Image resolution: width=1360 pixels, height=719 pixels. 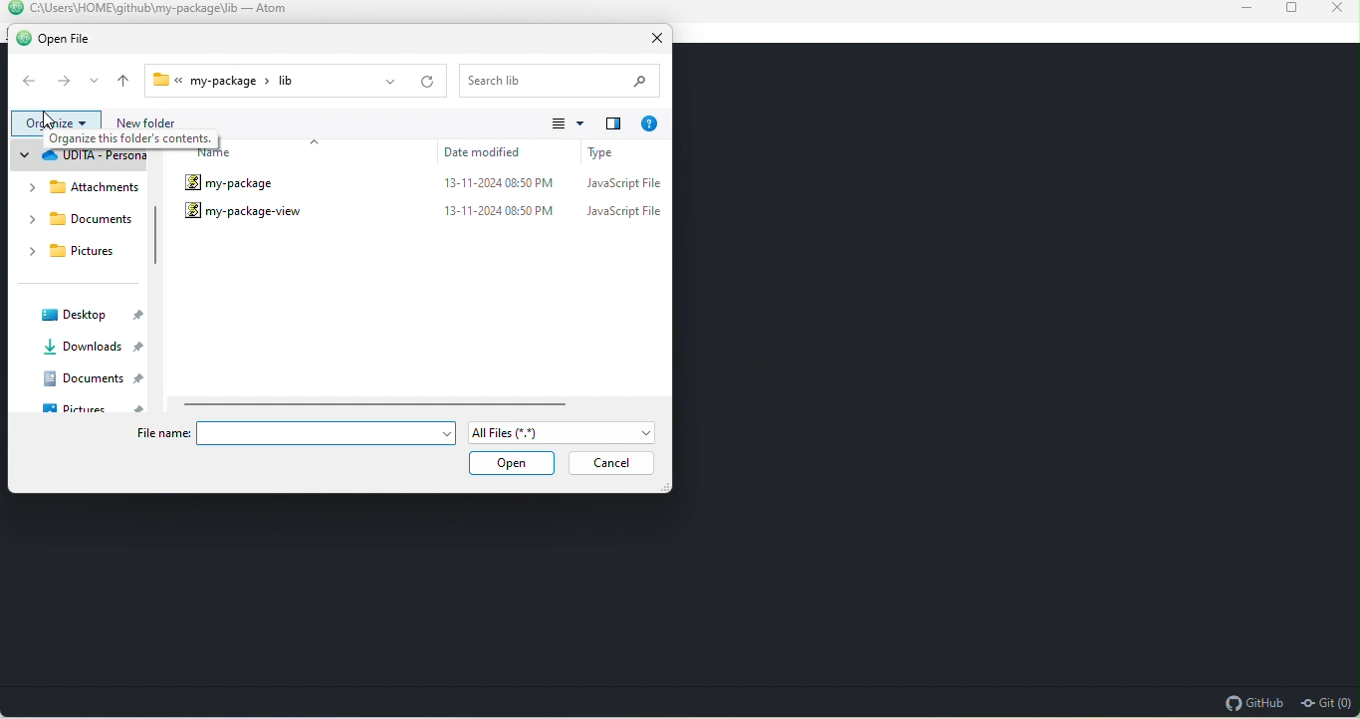 What do you see at coordinates (266, 8) in the screenshot?
I see `- Atom` at bounding box center [266, 8].